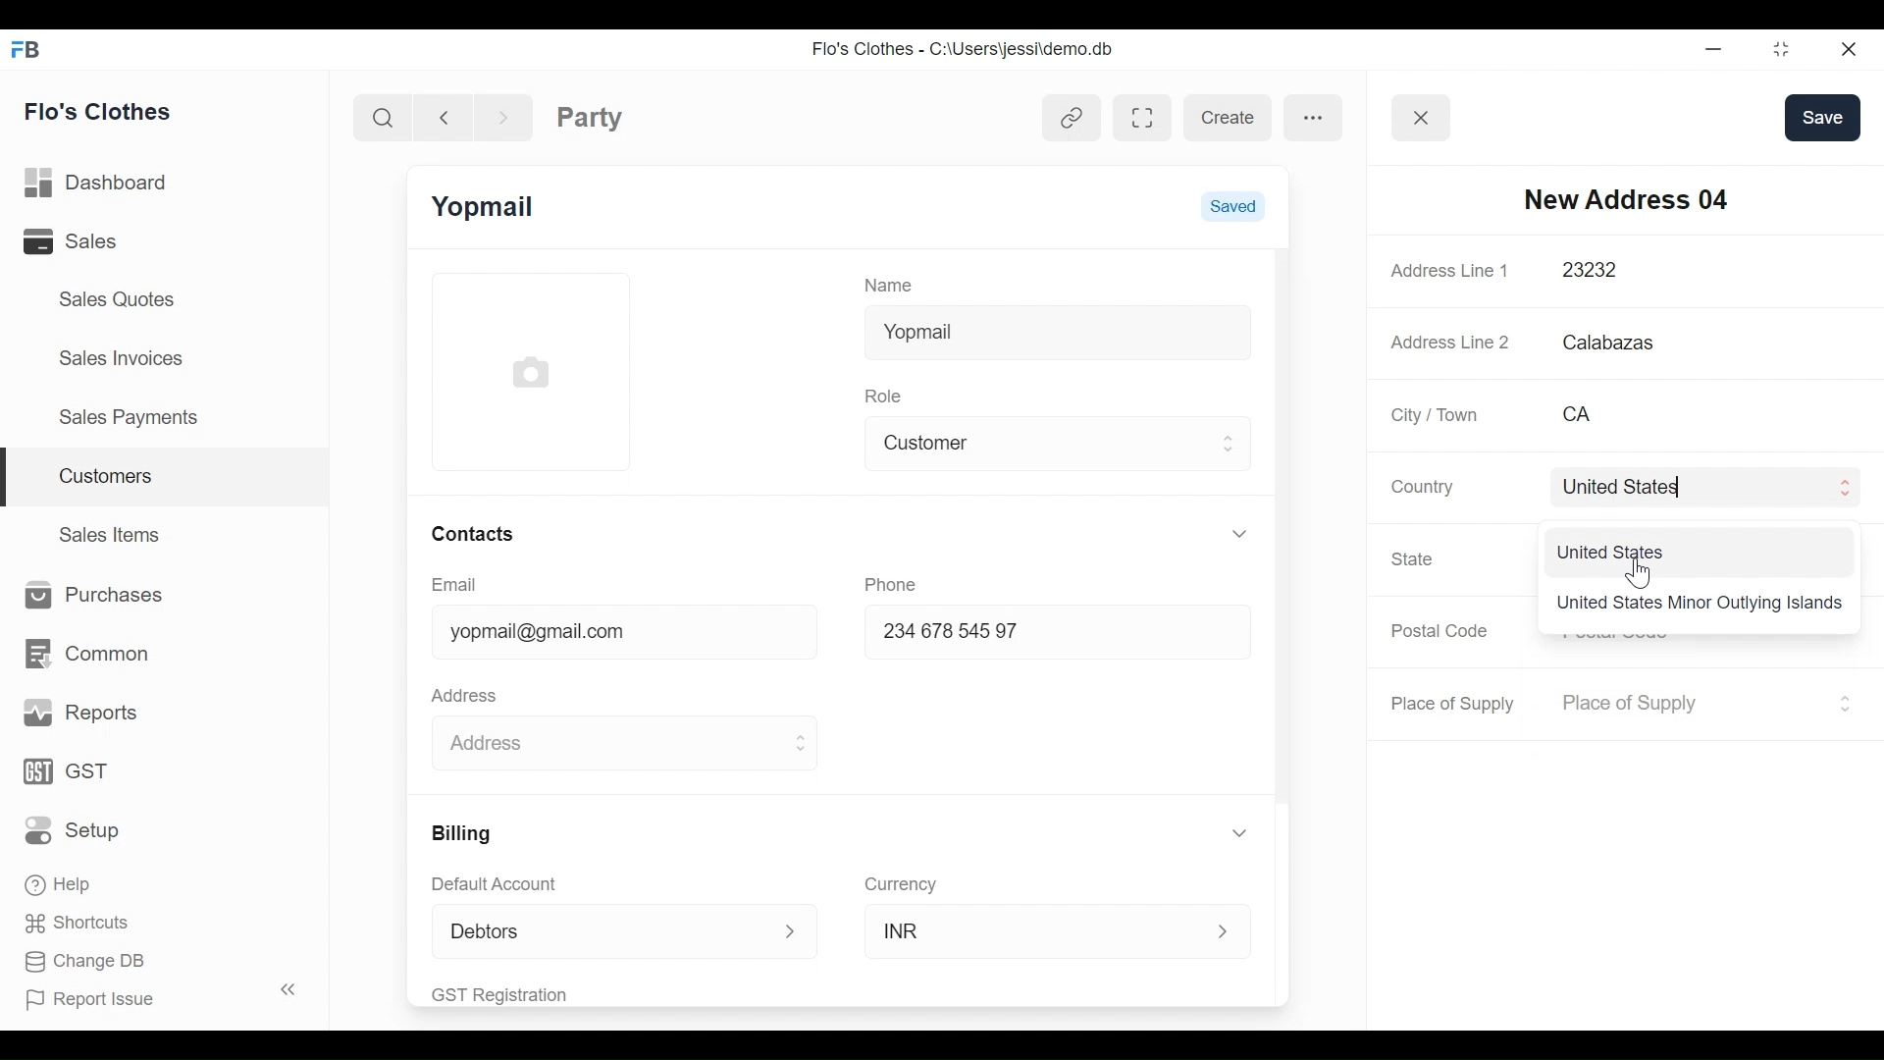 This screenshot has width=1884, height=1060. What do you see at coordinates (1634, 573) in the screenshot?
I see `cursor` at bounding box center [1634, 573].